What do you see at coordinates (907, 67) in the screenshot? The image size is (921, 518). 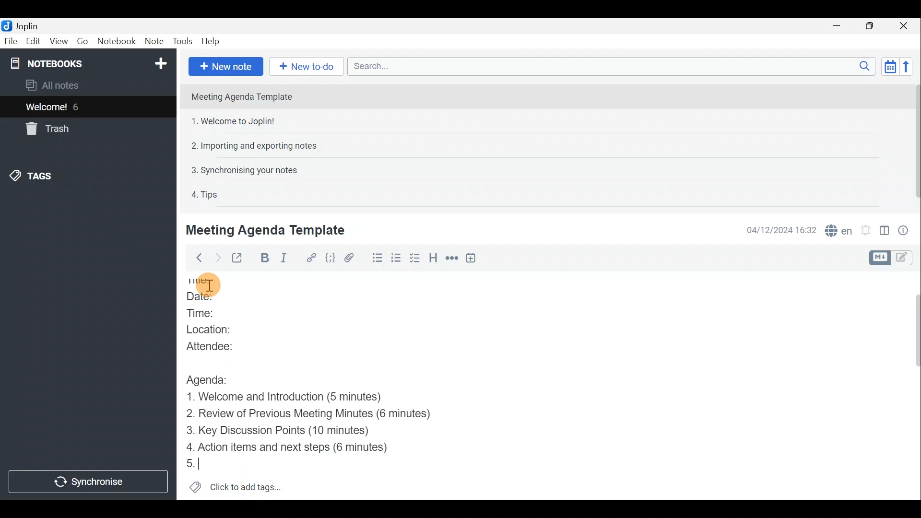 I see `Reverse sort order` at bounding box center [907, 67].